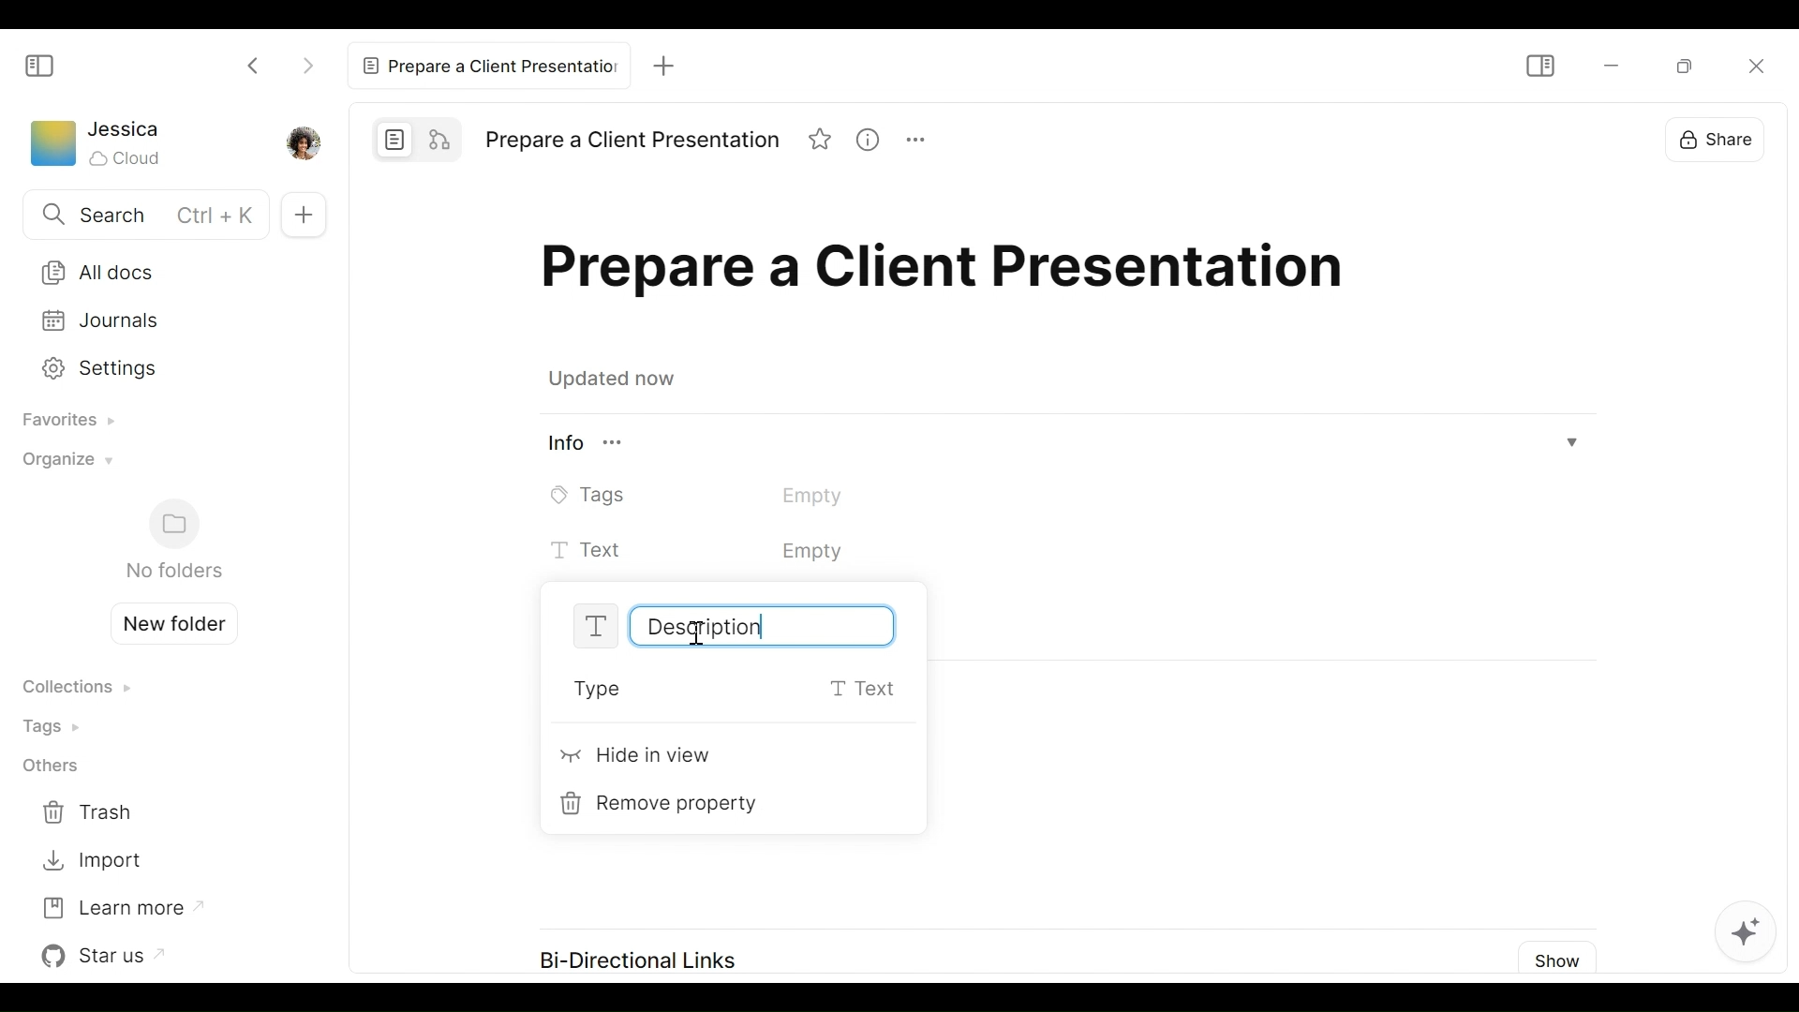  I want to click on Click to go back, so click(255, 64).